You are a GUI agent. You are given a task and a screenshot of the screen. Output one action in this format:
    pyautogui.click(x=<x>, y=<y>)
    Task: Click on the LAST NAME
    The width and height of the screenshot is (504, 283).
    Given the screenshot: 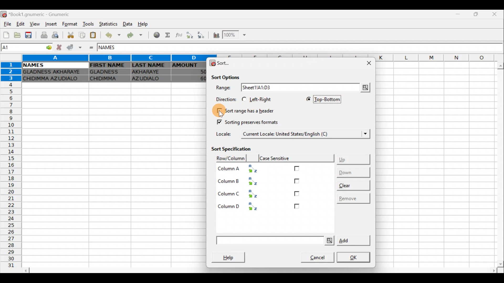 What is the action you would take?
    pyautogui.click(x=150, y=66)
    